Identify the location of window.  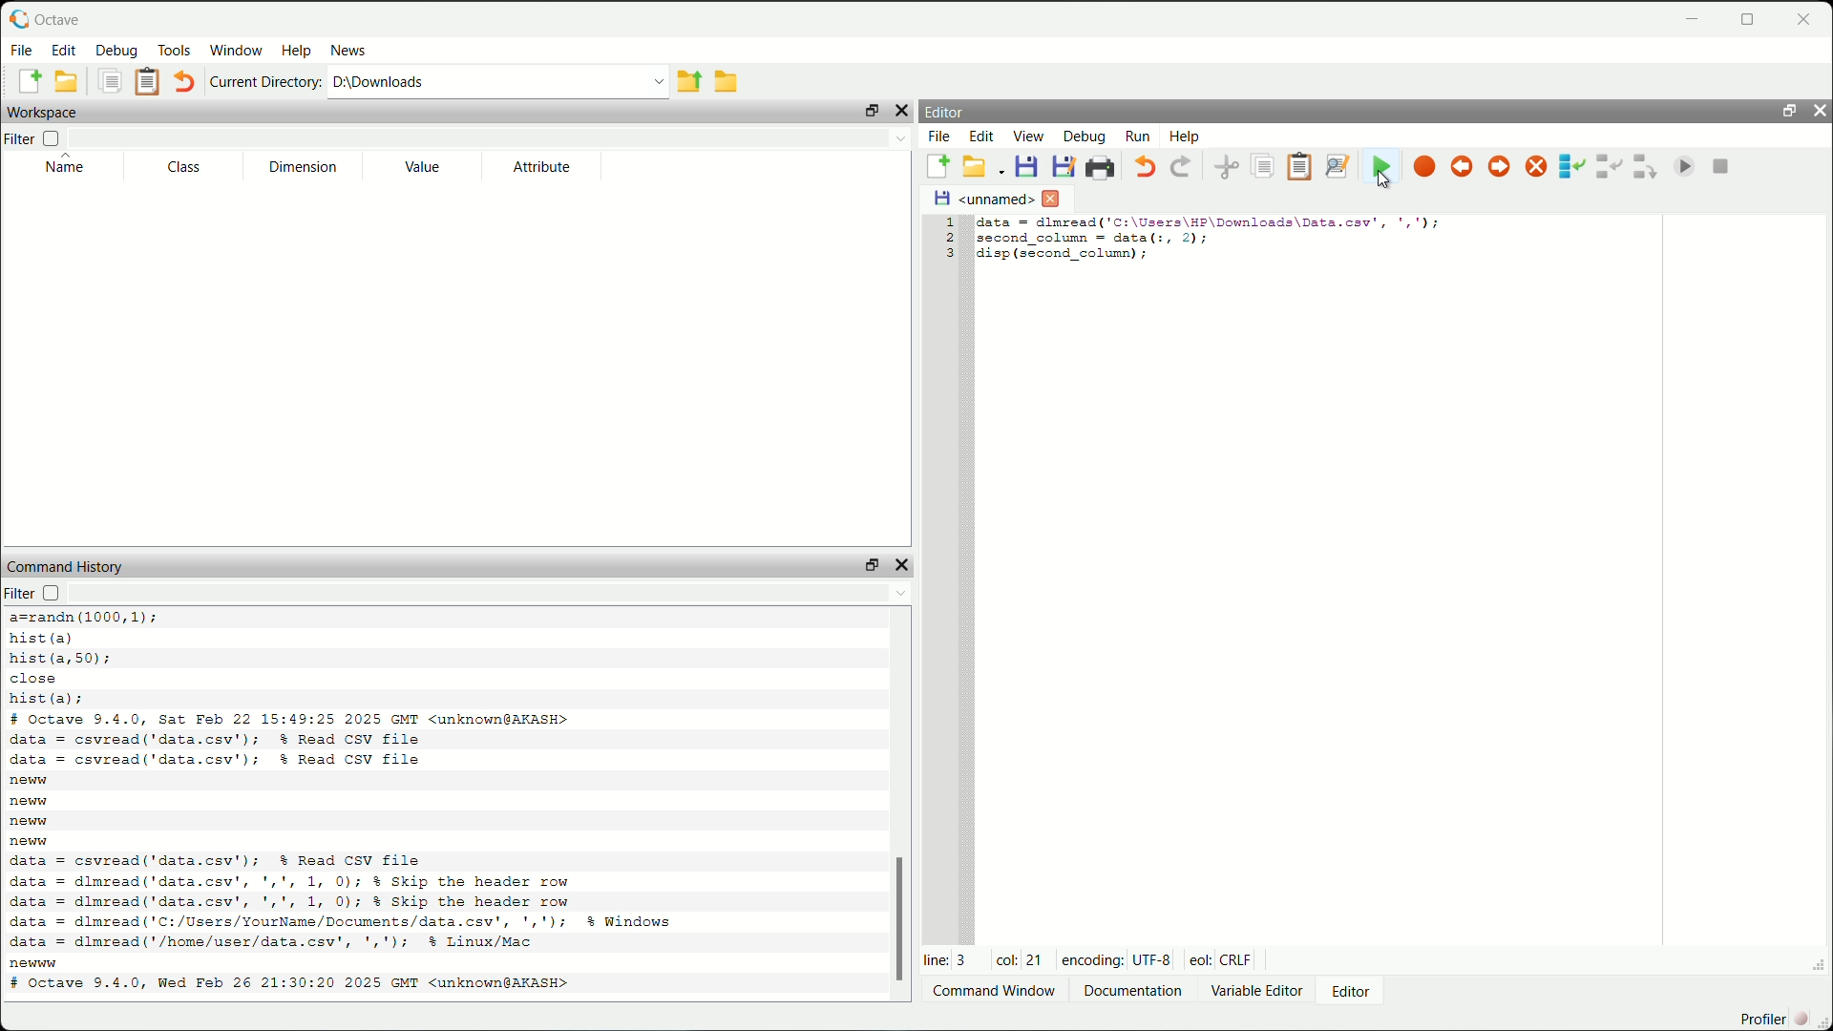
(237, 51).